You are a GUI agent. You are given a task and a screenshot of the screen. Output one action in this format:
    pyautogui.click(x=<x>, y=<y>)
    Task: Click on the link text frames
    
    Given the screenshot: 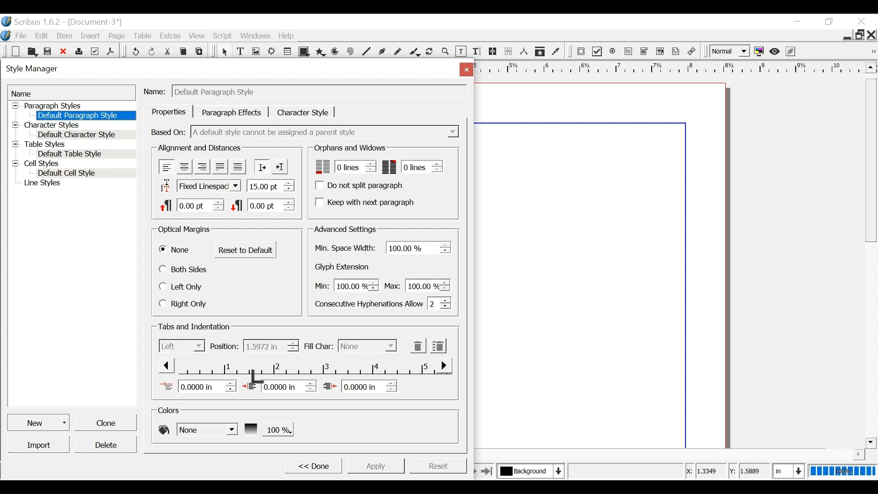 What is the action you would take?
    pyautogui.click(x=493, y=52)
    